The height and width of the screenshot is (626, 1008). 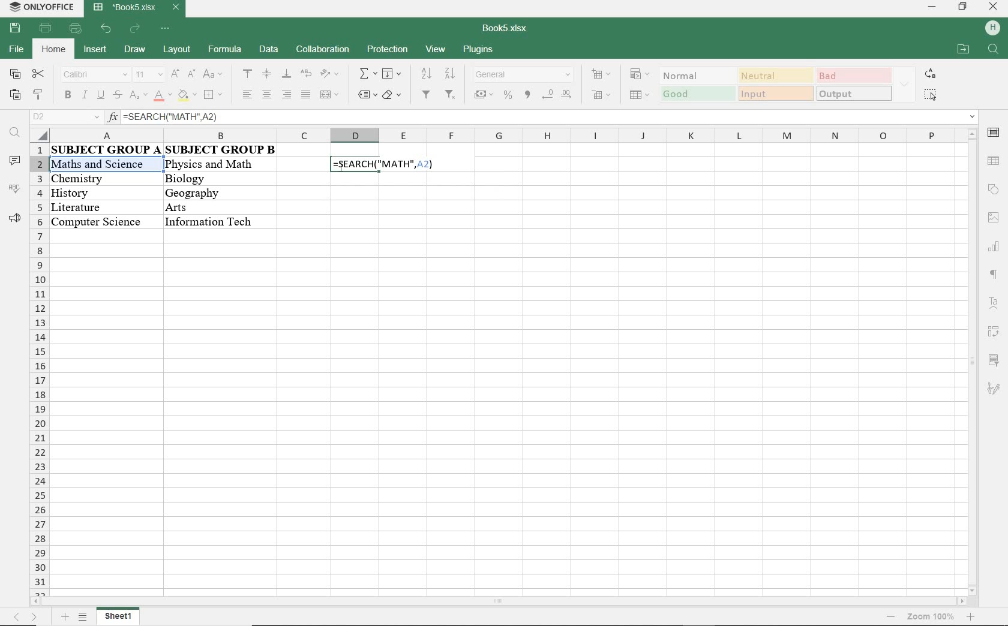 I want to click on sheet 1, so click(x=125, y=617).